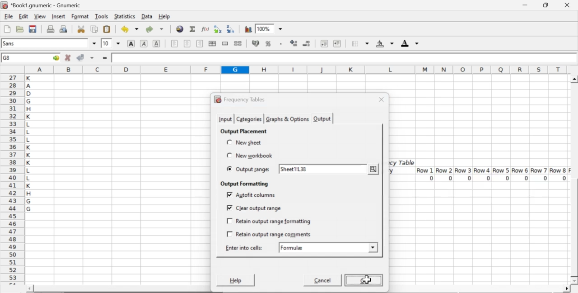 The image size is (578, 293). What do you see at coordinates (29, 178) in the screenshot?
I see `alphabets` at bounding box center [29, 178].